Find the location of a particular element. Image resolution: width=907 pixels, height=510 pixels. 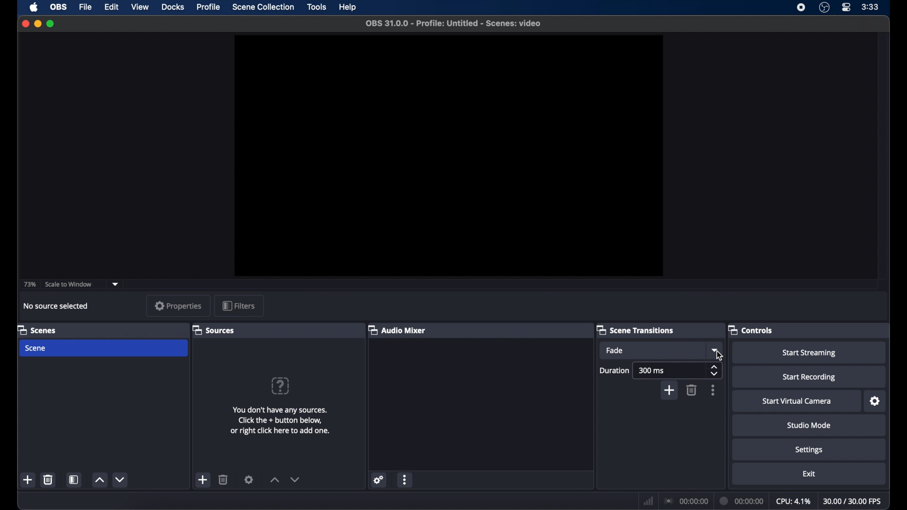

docks is located at coordinates (173, 7).